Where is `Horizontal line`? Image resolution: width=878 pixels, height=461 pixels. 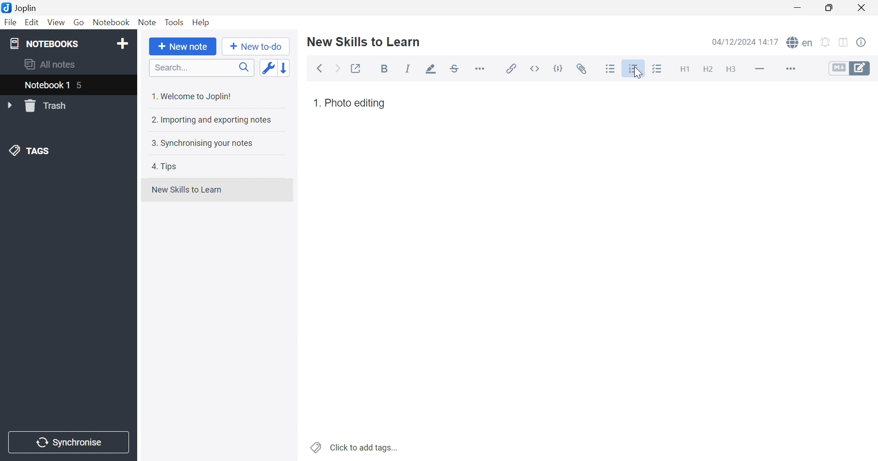 Horizontal line is located at coordinates (760, 68).